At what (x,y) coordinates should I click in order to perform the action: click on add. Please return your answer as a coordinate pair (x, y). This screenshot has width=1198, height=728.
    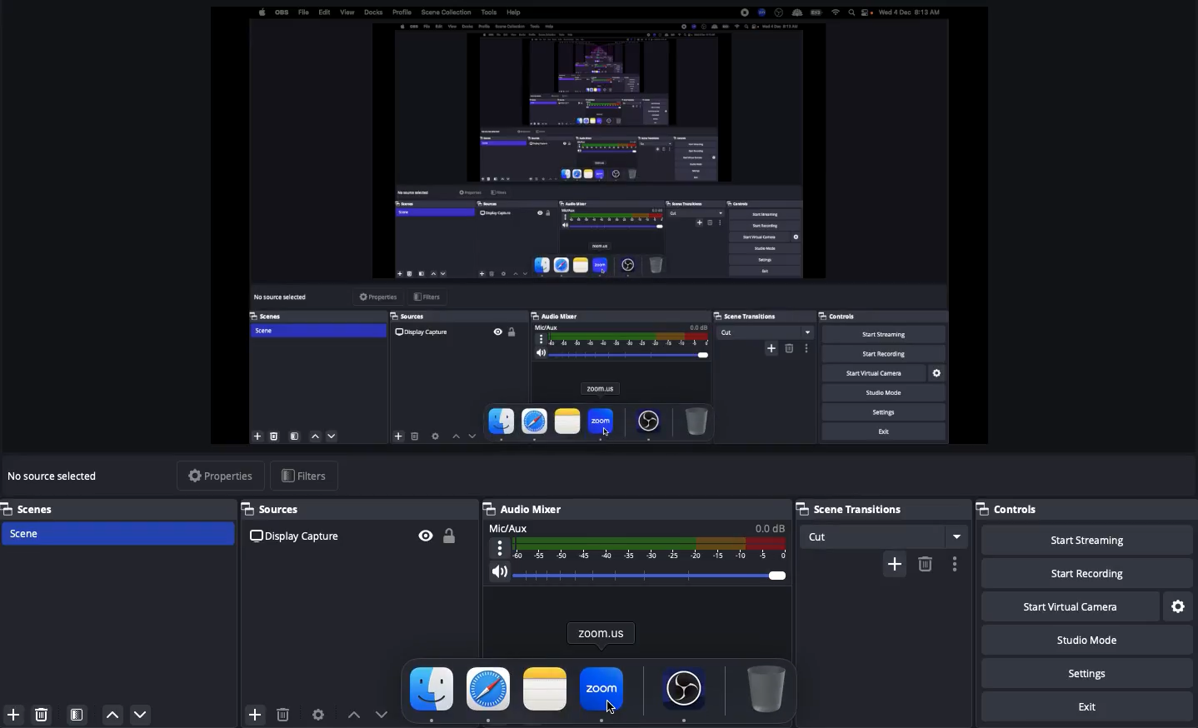
    Looking at the image, I should click on (889, 562).